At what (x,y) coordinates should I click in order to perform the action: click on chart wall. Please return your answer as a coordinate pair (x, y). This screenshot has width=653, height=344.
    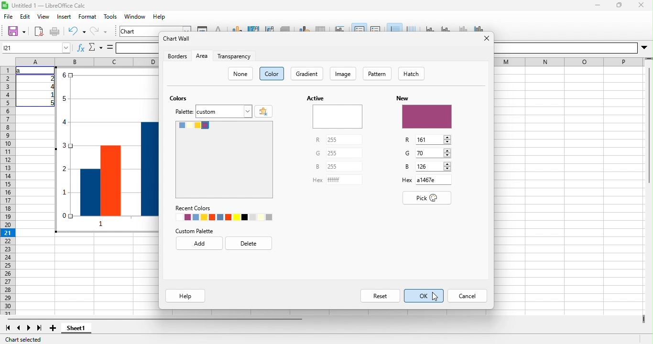
    Looking at the image, I should click on (270, 28).